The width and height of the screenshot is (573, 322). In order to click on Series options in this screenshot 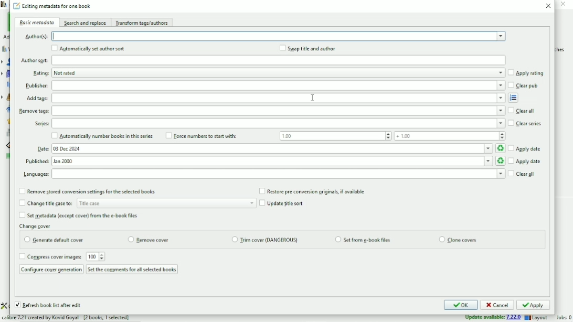, I will do `click(279, 124)`.